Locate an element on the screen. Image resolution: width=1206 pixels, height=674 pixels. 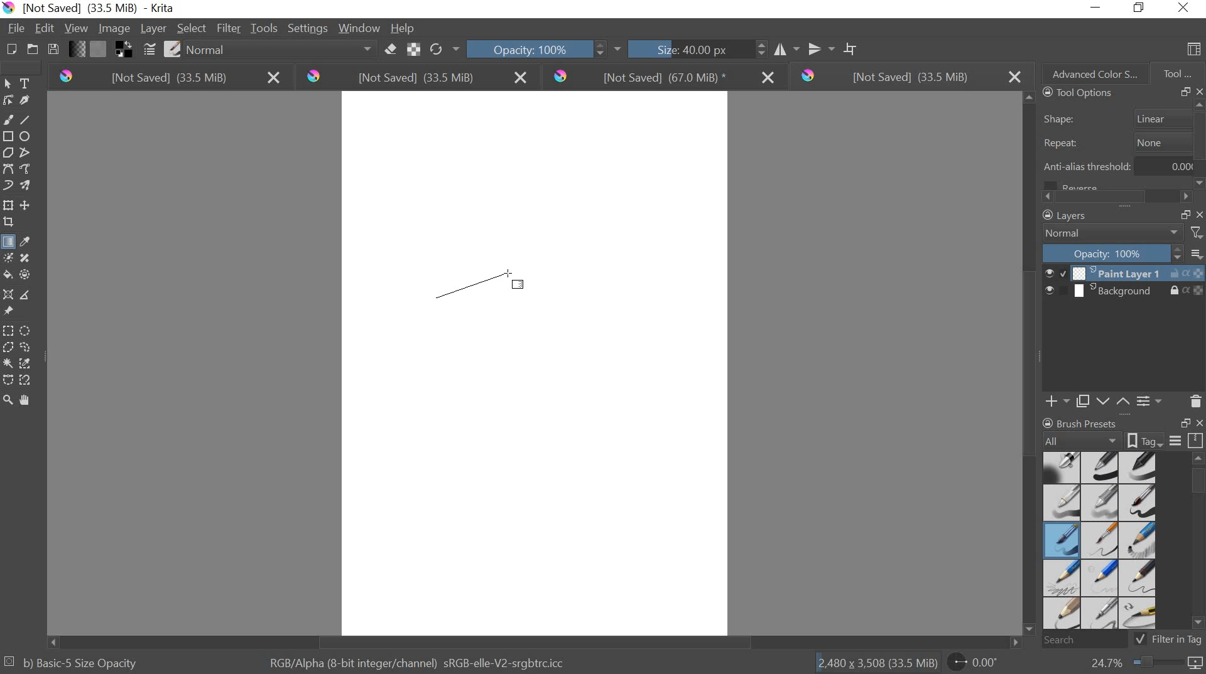
enclose and fill is located at coordinates (28, 274).